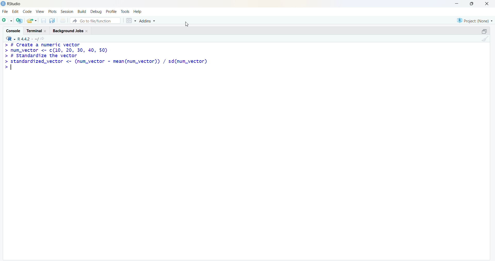 The width and height of the screenshot is (495, 261). Describe the element at coordinates (68, 11) in the screenshot. I see `session` at that location.